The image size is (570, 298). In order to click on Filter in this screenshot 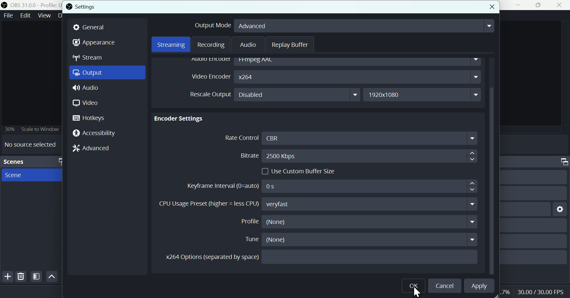, I will do `click(37, 277)`.